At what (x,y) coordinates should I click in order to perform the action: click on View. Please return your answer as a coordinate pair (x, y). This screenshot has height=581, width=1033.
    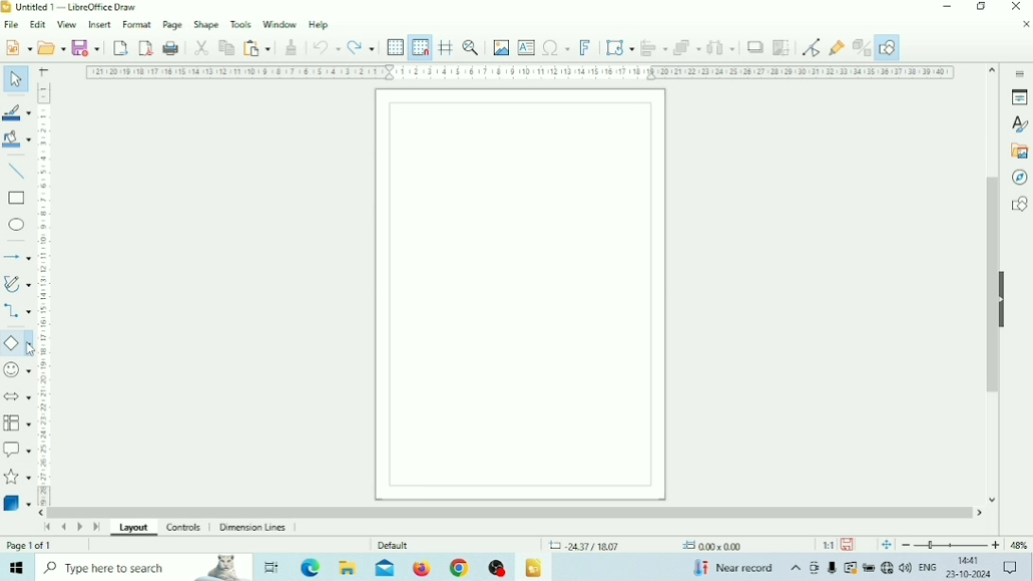
    Looking at the image, I should click on (68, 26).